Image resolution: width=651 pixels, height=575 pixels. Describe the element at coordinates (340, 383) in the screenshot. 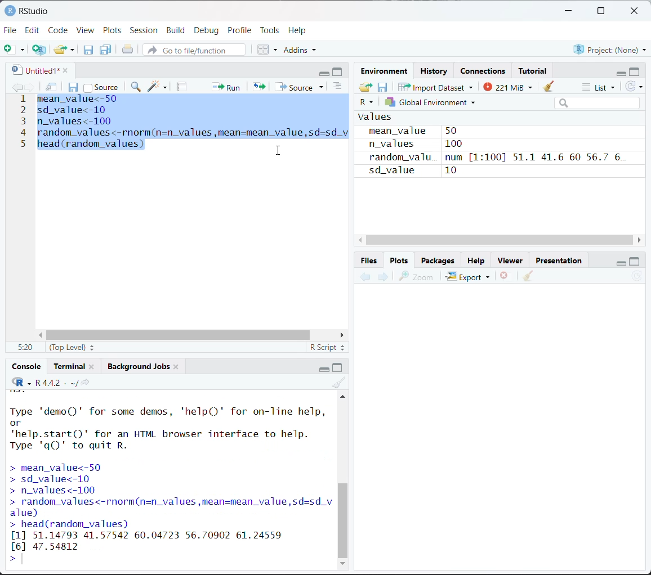

I see `clear console` at that location.